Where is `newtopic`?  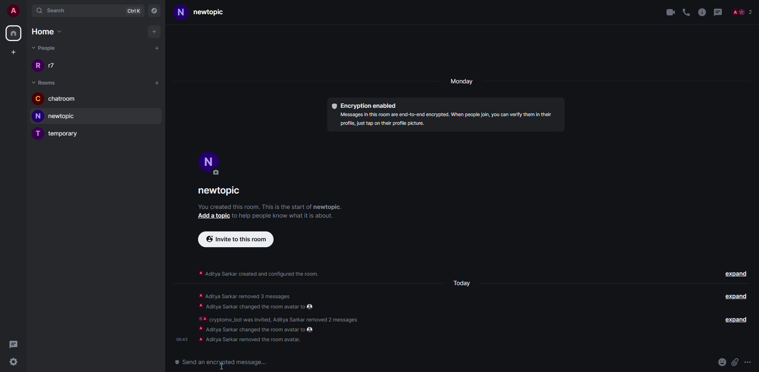 newtopic is located at coordinates (224, 191).